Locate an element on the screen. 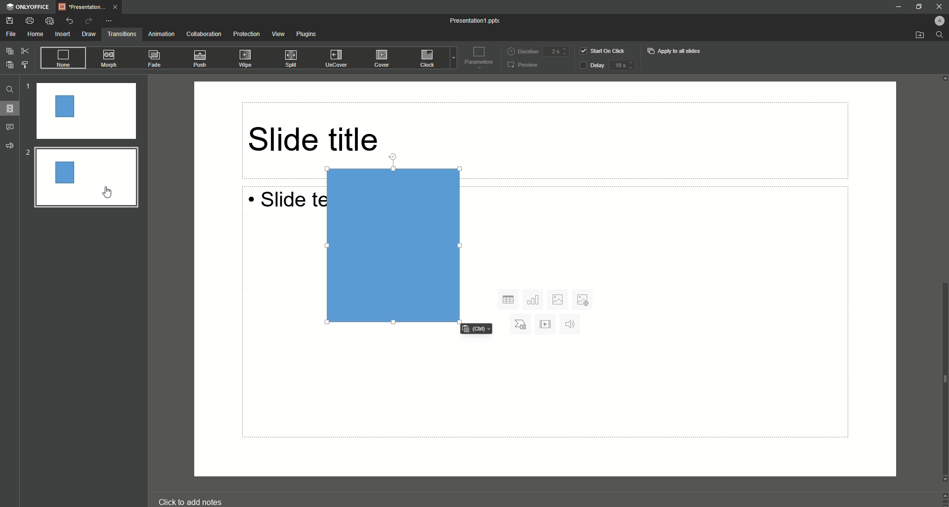 The image size is (949, 507). Copy is located at coordinates (8, 52).